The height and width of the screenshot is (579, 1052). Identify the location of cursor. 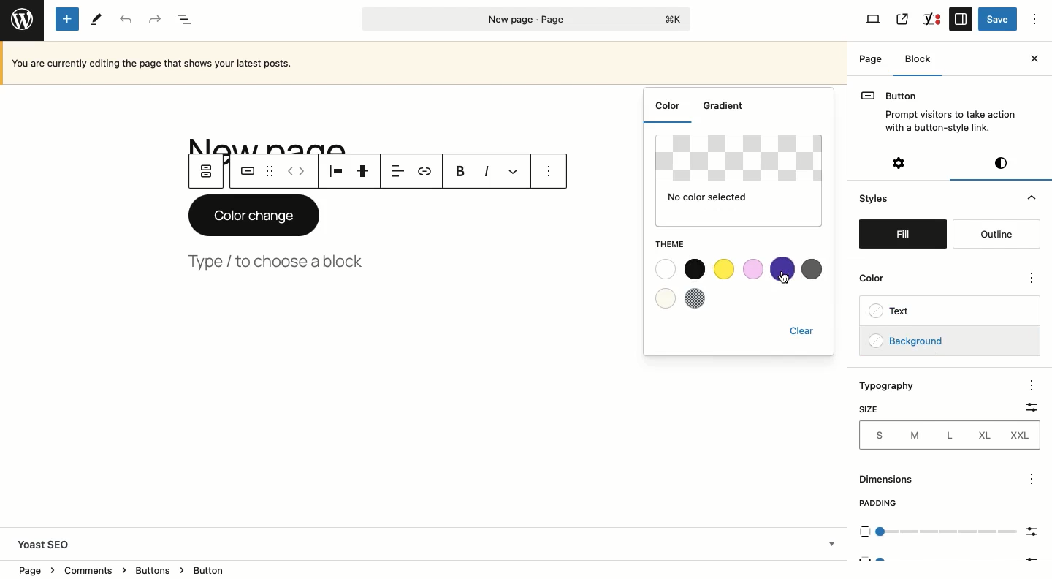
(785, 279).